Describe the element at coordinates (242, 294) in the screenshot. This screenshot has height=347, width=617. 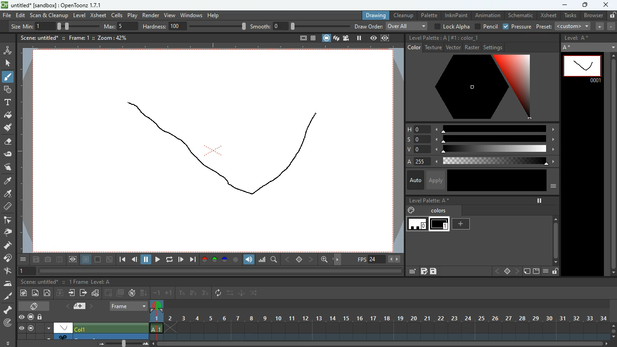
I see `animate` at that location.